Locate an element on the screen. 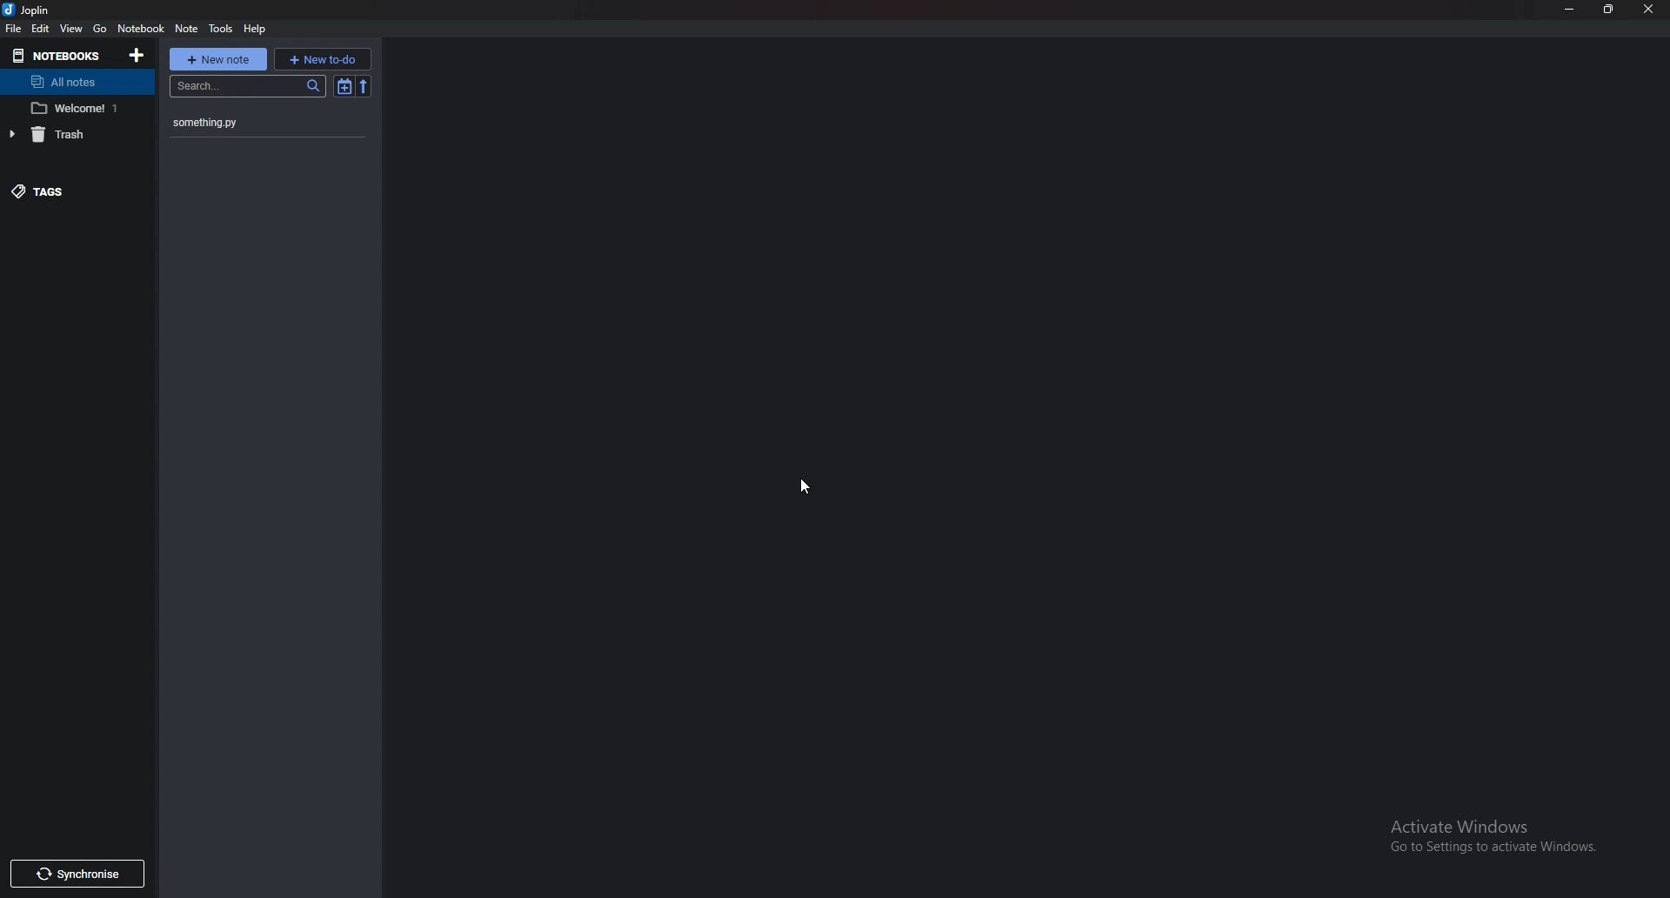 The image size is (1670, 898). Trash is located at coordinates (68, 134).